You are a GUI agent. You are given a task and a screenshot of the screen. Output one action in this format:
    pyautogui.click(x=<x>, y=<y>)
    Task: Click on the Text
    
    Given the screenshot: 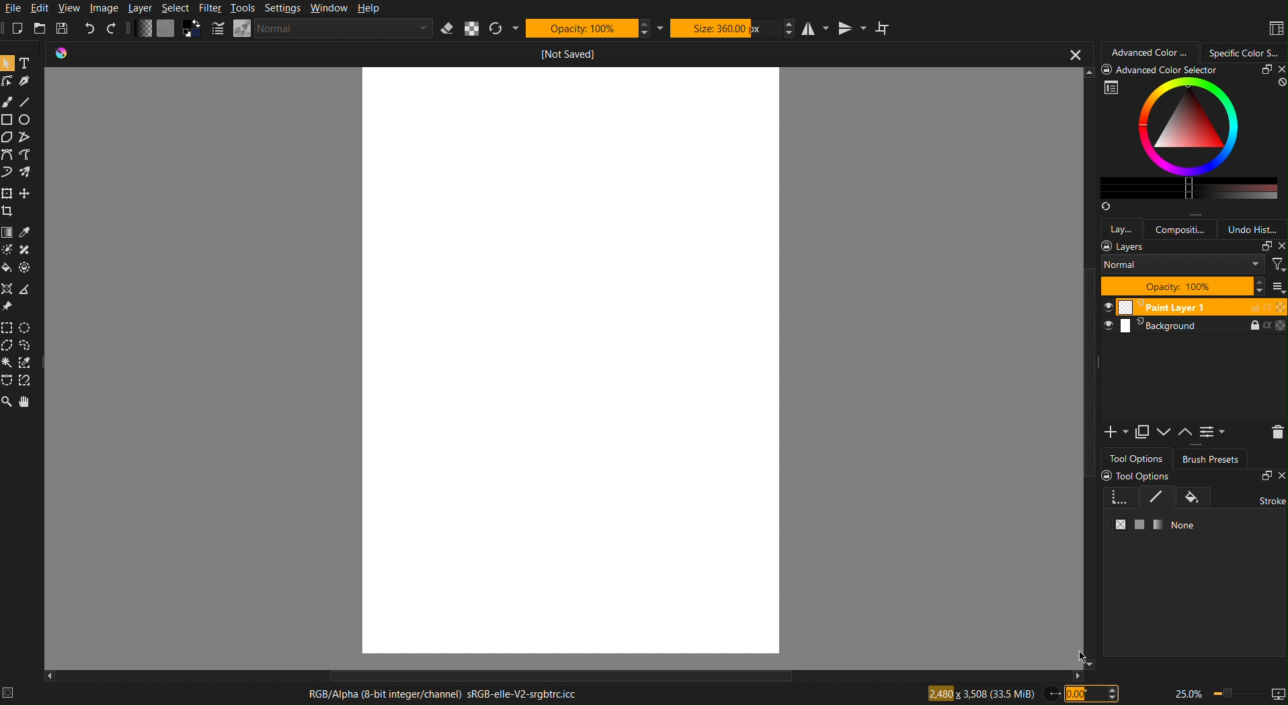 What is the action you would take?
    pyautogui.click(x=26, y=62)
    